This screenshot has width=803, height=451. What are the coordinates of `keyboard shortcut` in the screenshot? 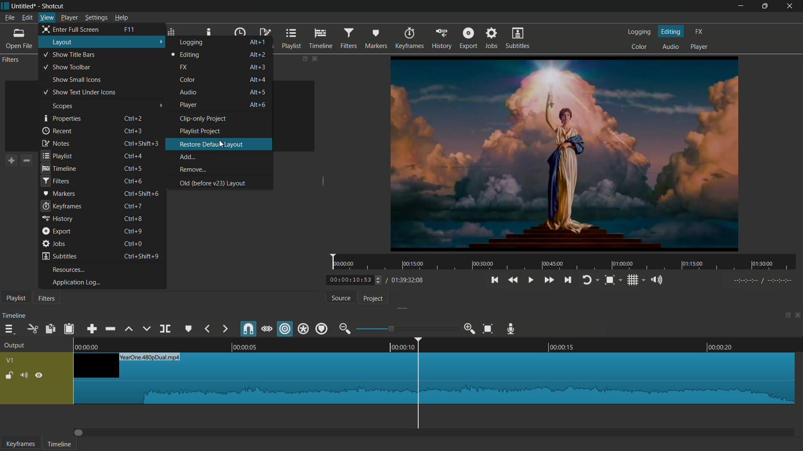 It's located at (133, 232).